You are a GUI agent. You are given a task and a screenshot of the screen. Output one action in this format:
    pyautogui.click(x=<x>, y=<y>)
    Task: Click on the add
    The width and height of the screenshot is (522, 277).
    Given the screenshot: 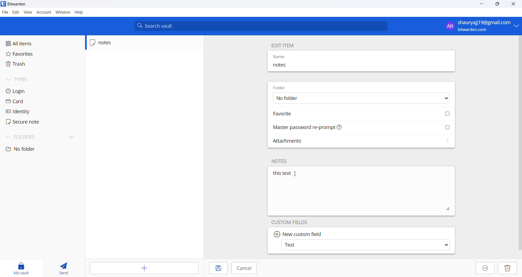 What is the action you would take?
    pyautogui.click(x=145, y=268)
    